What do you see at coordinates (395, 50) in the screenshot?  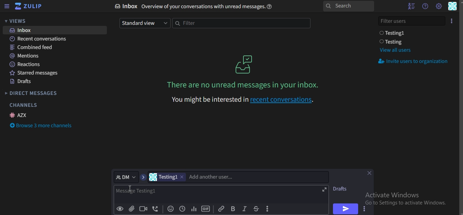 I see `view all users` at bounding box center [395, 50].